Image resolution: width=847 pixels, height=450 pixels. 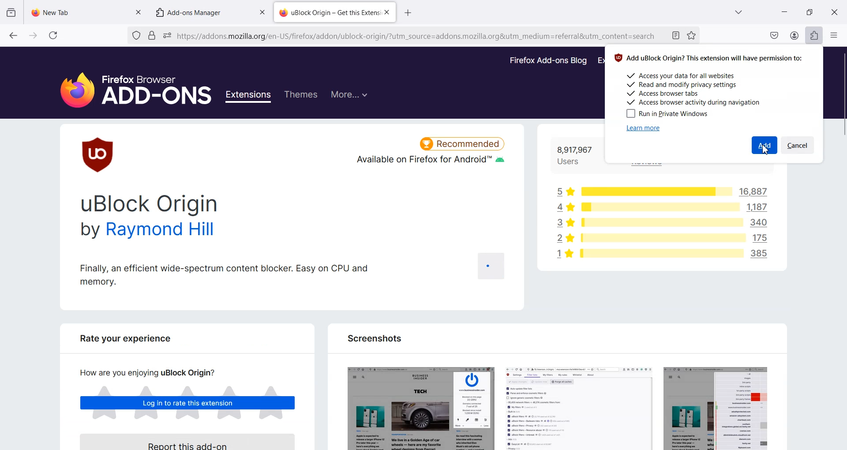 I want to click on Bookmark this page, so click(x=691, y=35).